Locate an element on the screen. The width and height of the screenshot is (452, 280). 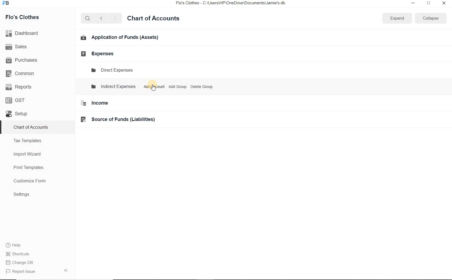
Add Account is located at coordinates (153, 87).